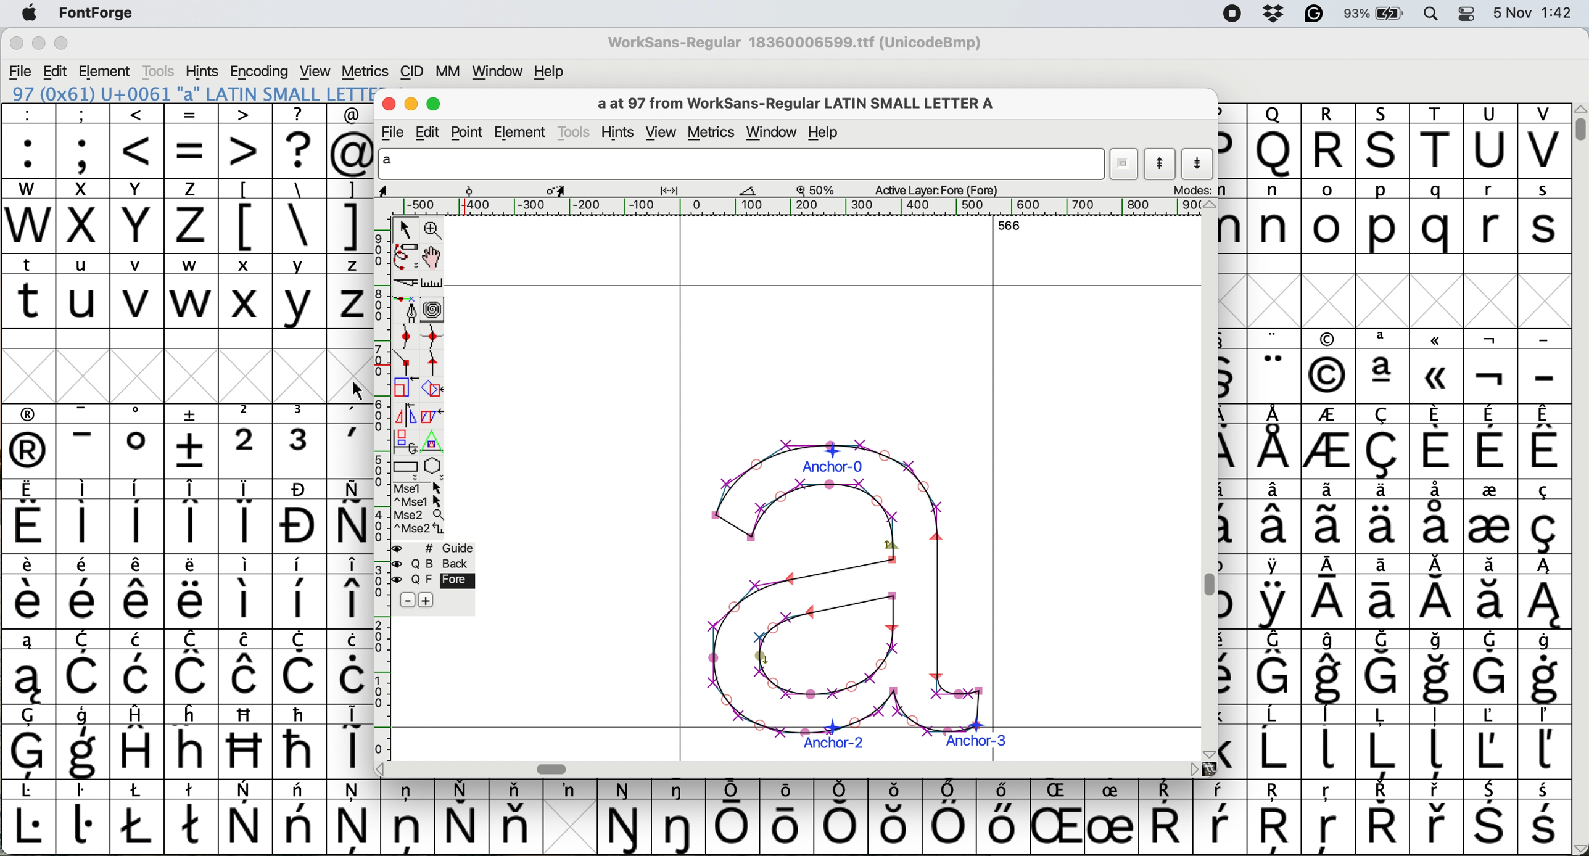  Describe the element at coordinates (429, 133) in the screenshot. I see `edit` at that location.